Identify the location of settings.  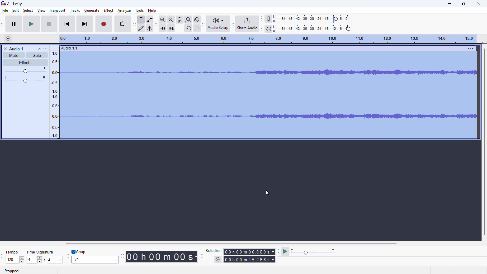
(218, 260).